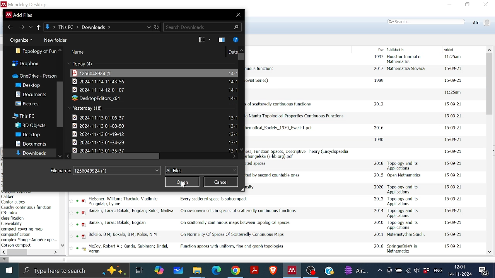 This screenshot has height=278, width=495. Describe the element at coordinates (274, 270) in the screenshot. I see `Brave browser` at that location.